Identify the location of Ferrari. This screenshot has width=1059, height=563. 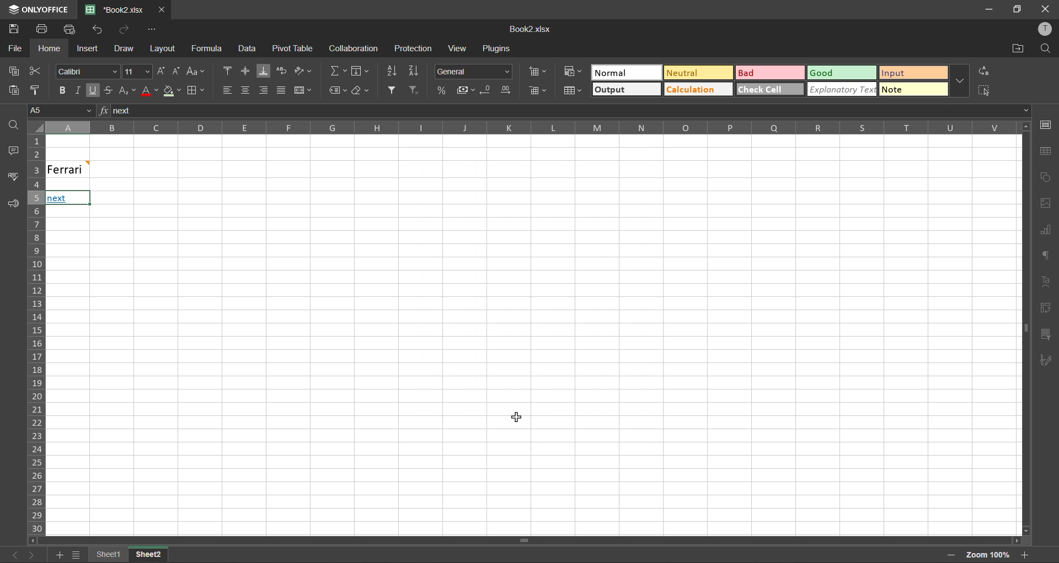
(84, 169).